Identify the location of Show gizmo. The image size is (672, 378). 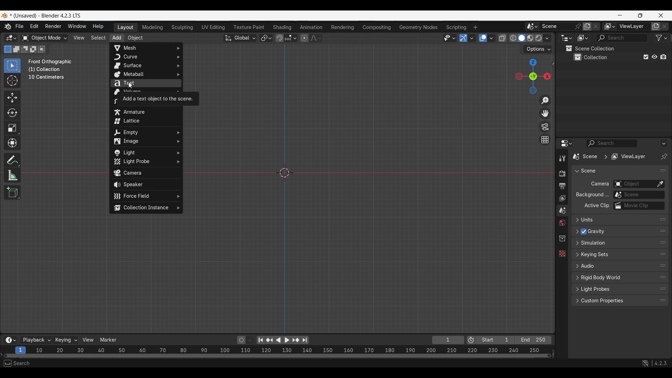
(463, 38).